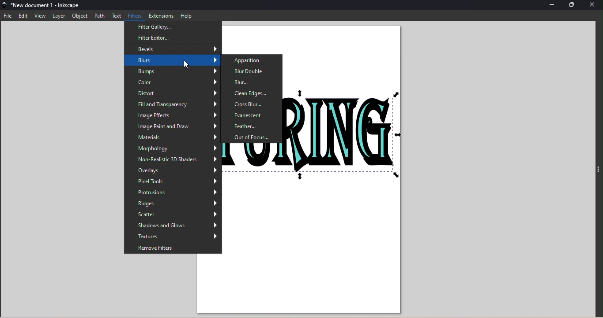 The image size is (603, 318). I want to click on *New document 1 - Inkscape, so click(47, 5).